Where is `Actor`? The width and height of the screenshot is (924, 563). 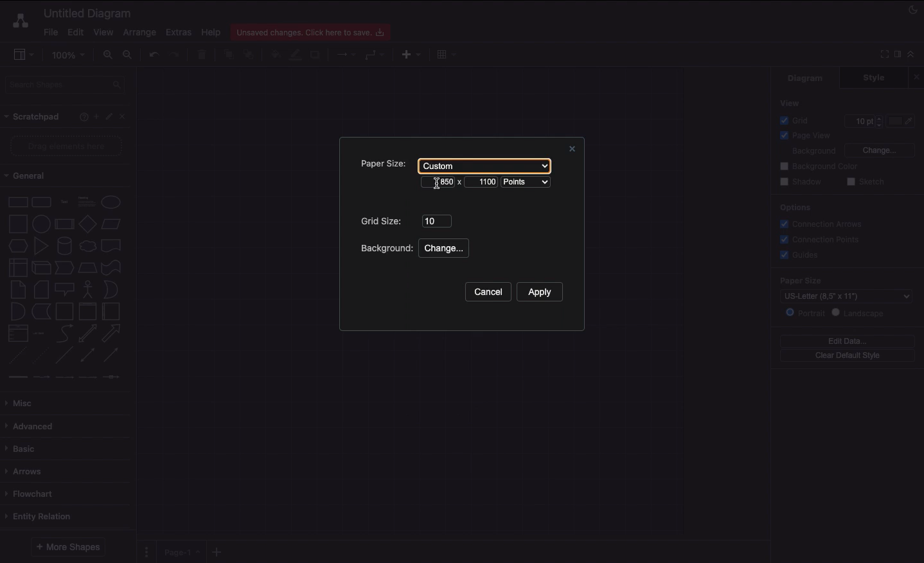
Actor is located at coordinates (88, 288).